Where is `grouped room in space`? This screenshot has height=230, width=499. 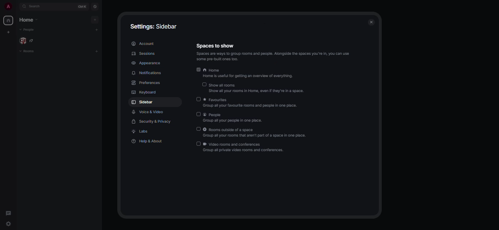 grouped room in space is located at coordinates (8, 32).